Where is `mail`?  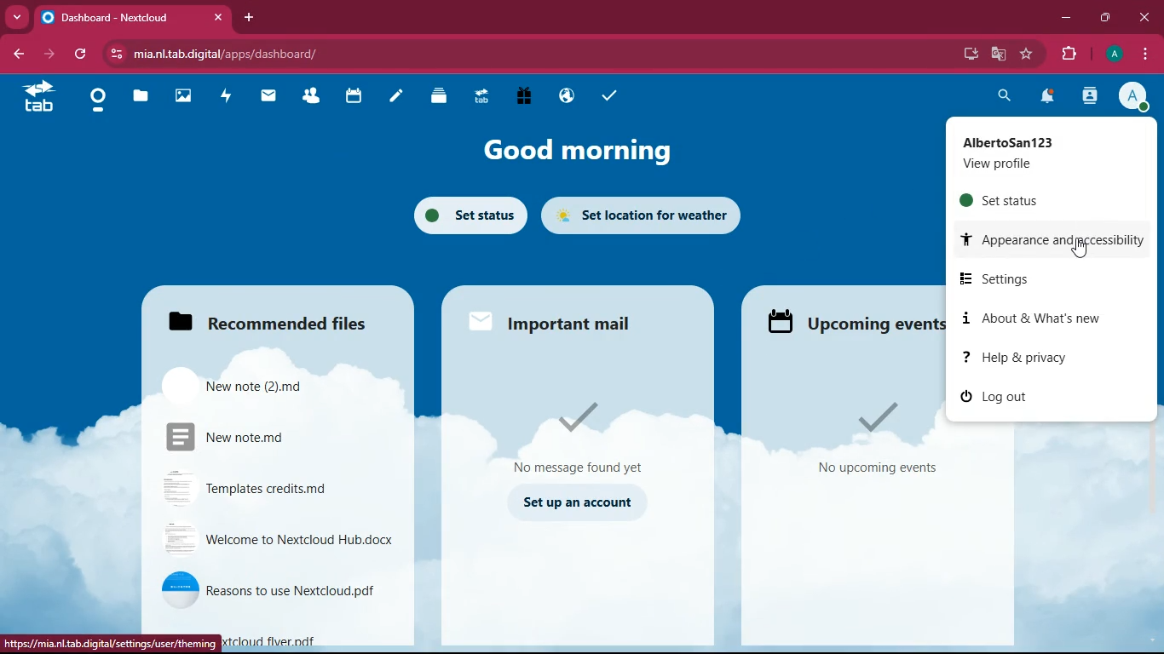
mail is located at coordinates (558, 320).